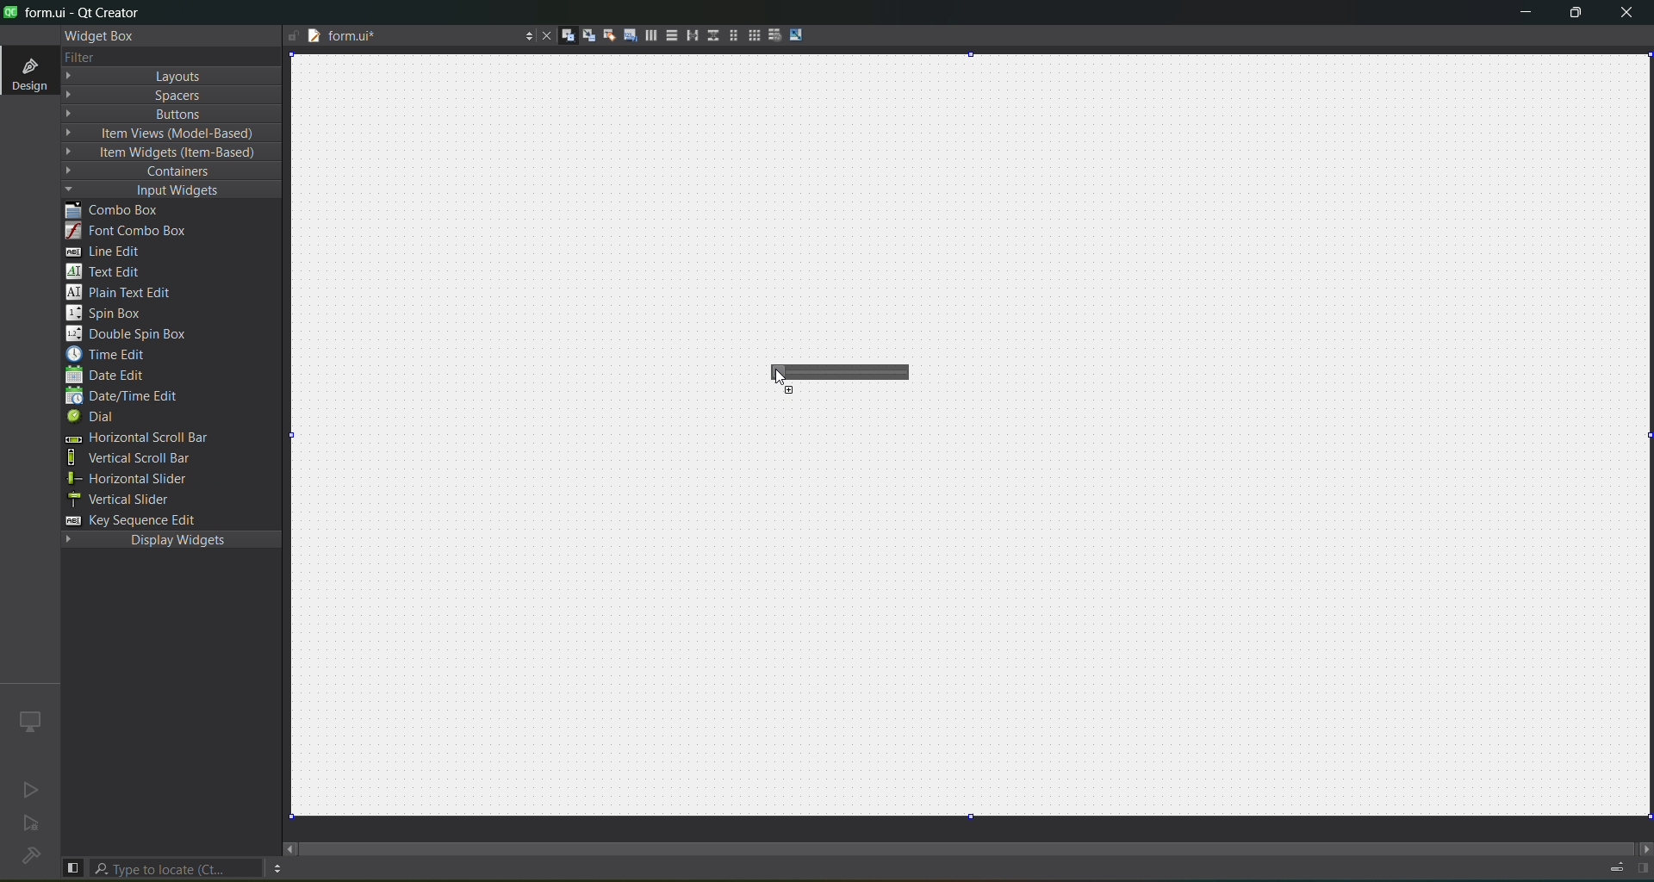 This screenshot has width=1654, height=882. Describe the element at coordinates (800, 34) in the screenshot. I see `adjust size` at that location.